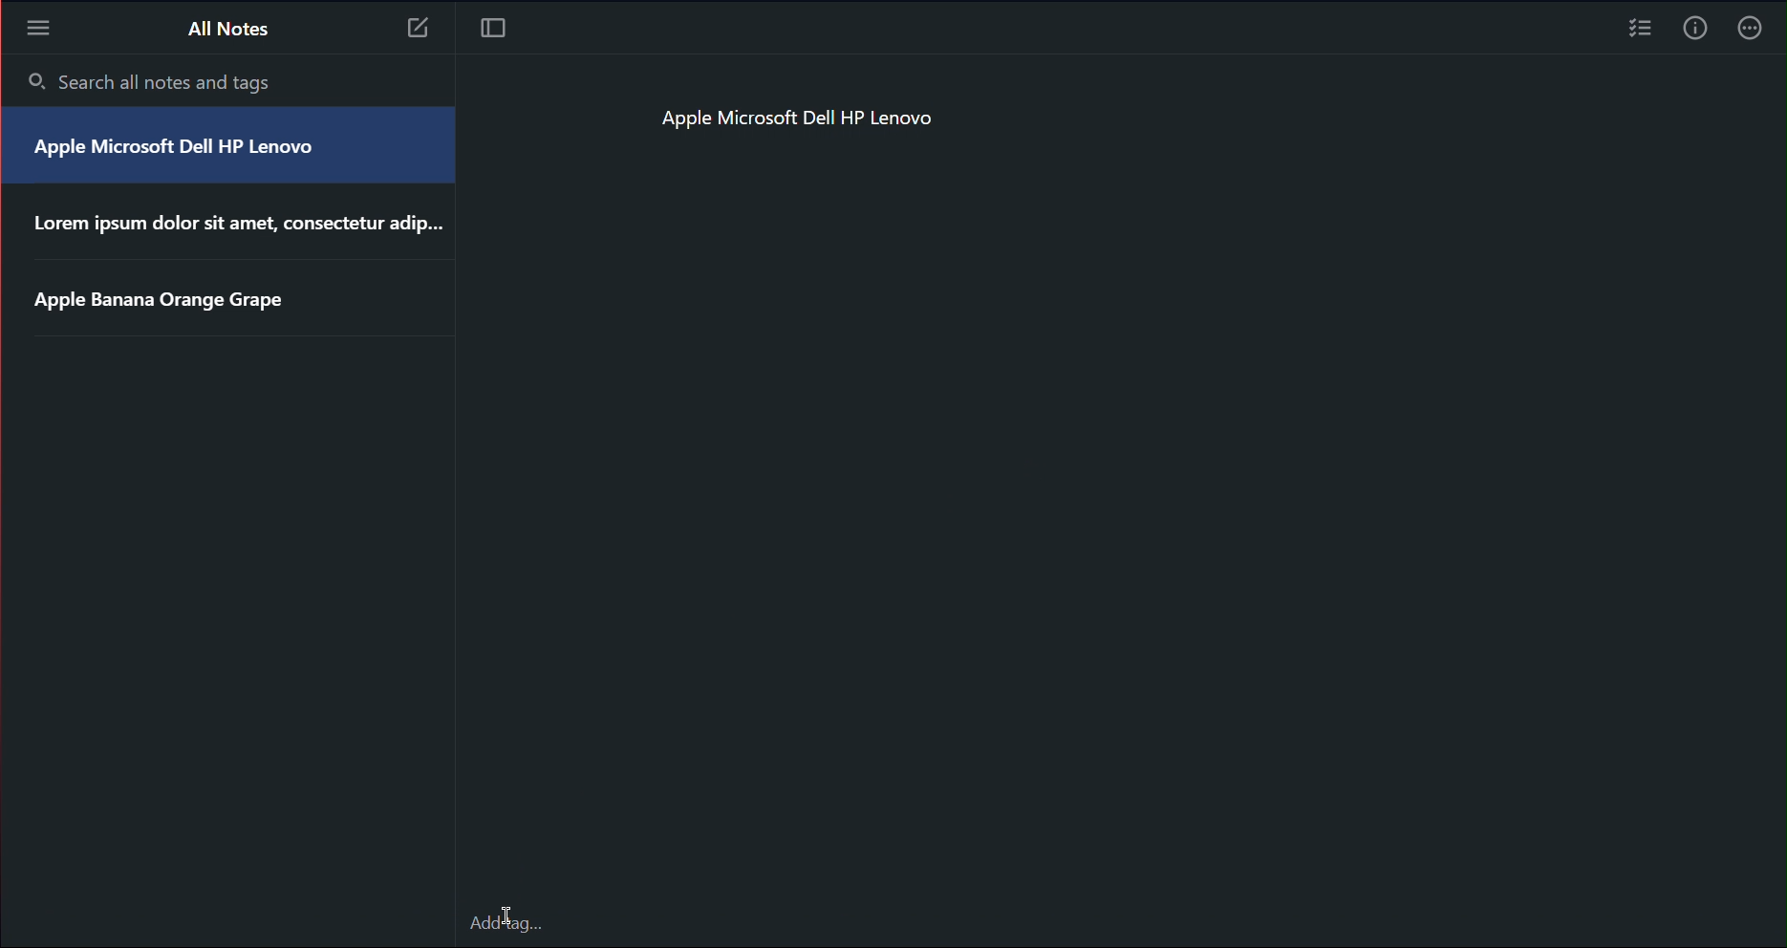 This screenshot has height=948, width=1787. What do you see at coordinates (173, 302) in the screenshot?
I see `Apple Banana Orange Grape` at bounding box center [173, 302].